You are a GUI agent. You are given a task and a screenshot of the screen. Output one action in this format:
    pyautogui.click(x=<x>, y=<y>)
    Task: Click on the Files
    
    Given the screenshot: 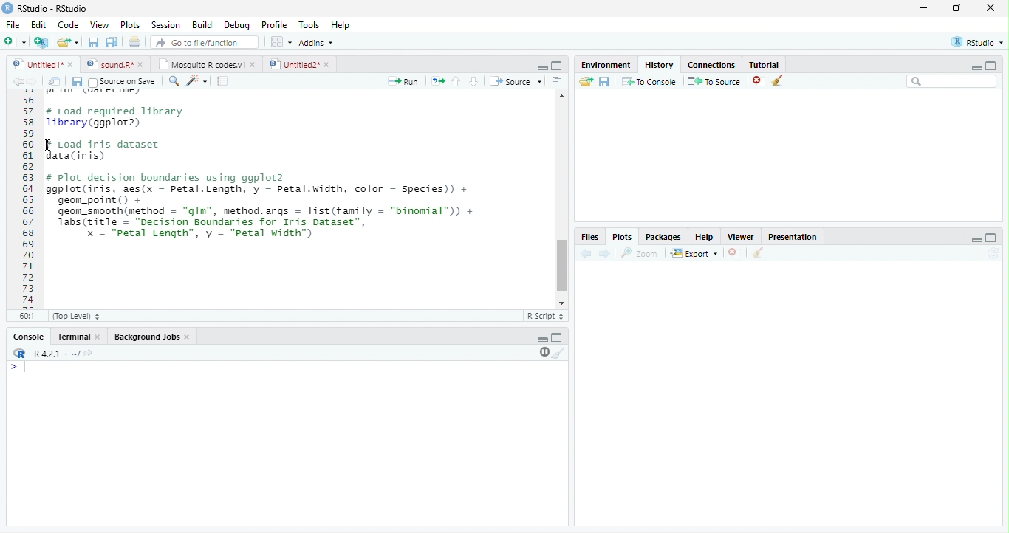 What is the action you would take?
    pyautogui.click(x=589, y=238)
    